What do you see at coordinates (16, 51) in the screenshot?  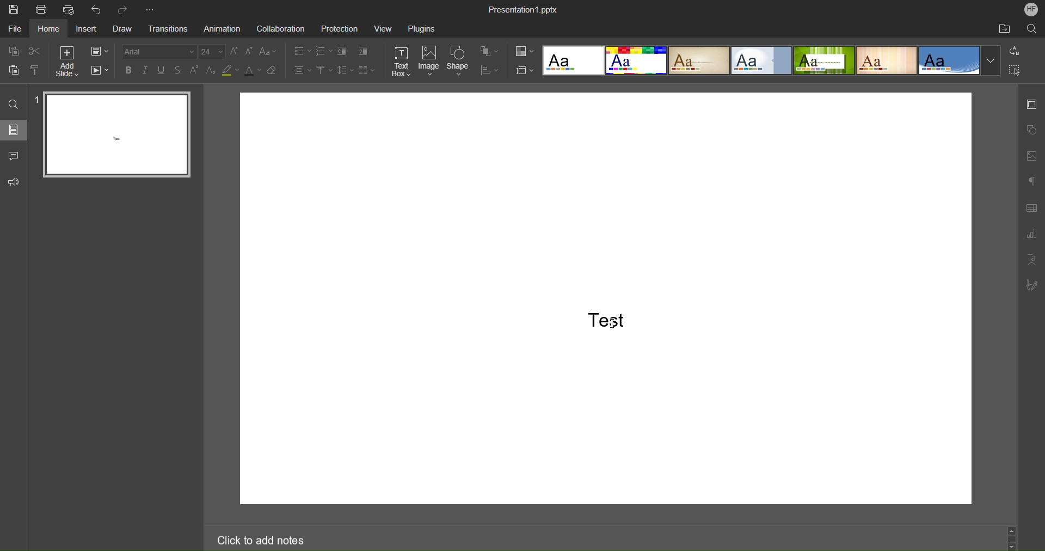 I see `Copy` at bounding box center [16, 51].